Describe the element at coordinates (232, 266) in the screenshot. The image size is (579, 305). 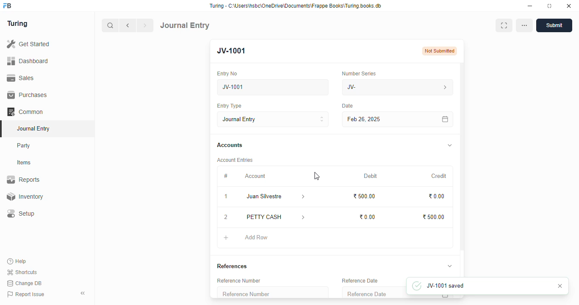
I see `references` at that location.